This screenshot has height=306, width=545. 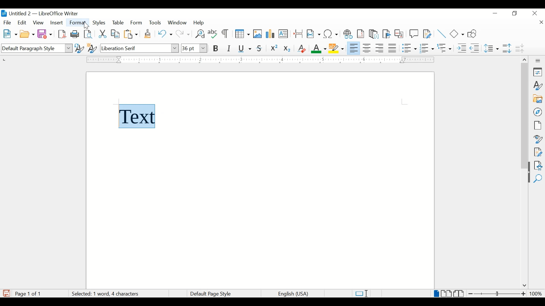 What do you see at coordinates (374, 34) in the screenshot?
I see `insert endnote` at bounding box center [374, 34].